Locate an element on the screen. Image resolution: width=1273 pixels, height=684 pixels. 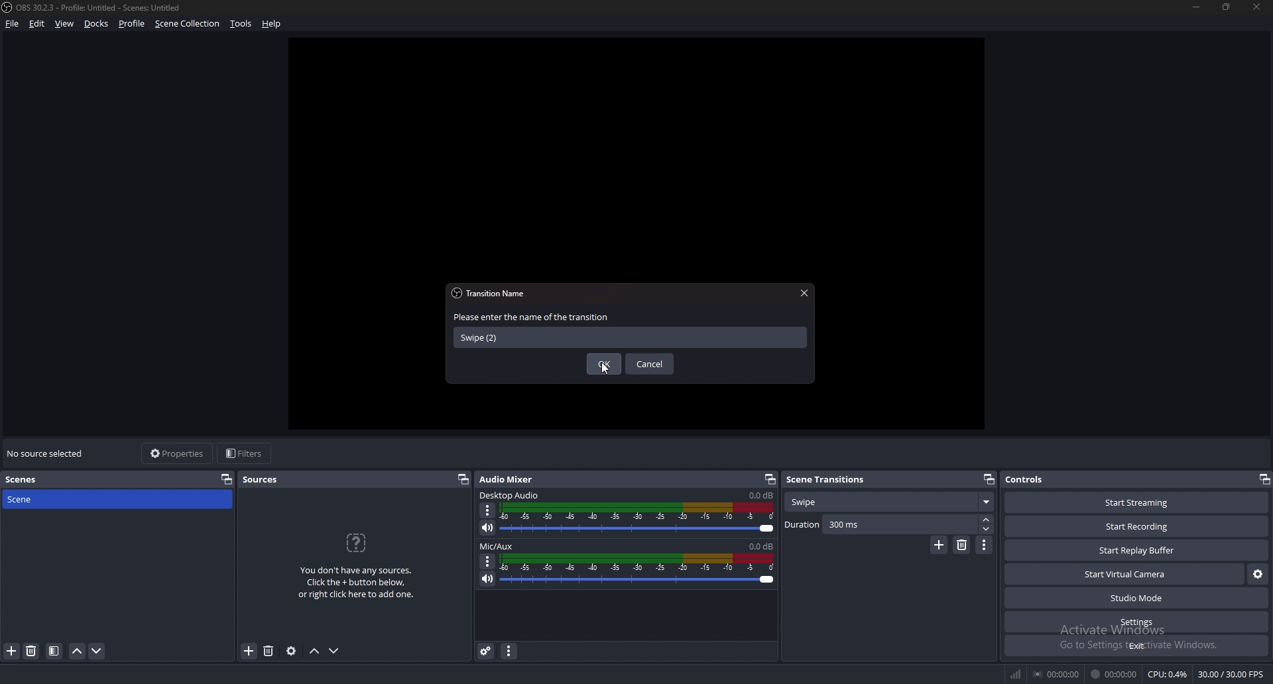
start recording is located at coordinates (1137, 527).